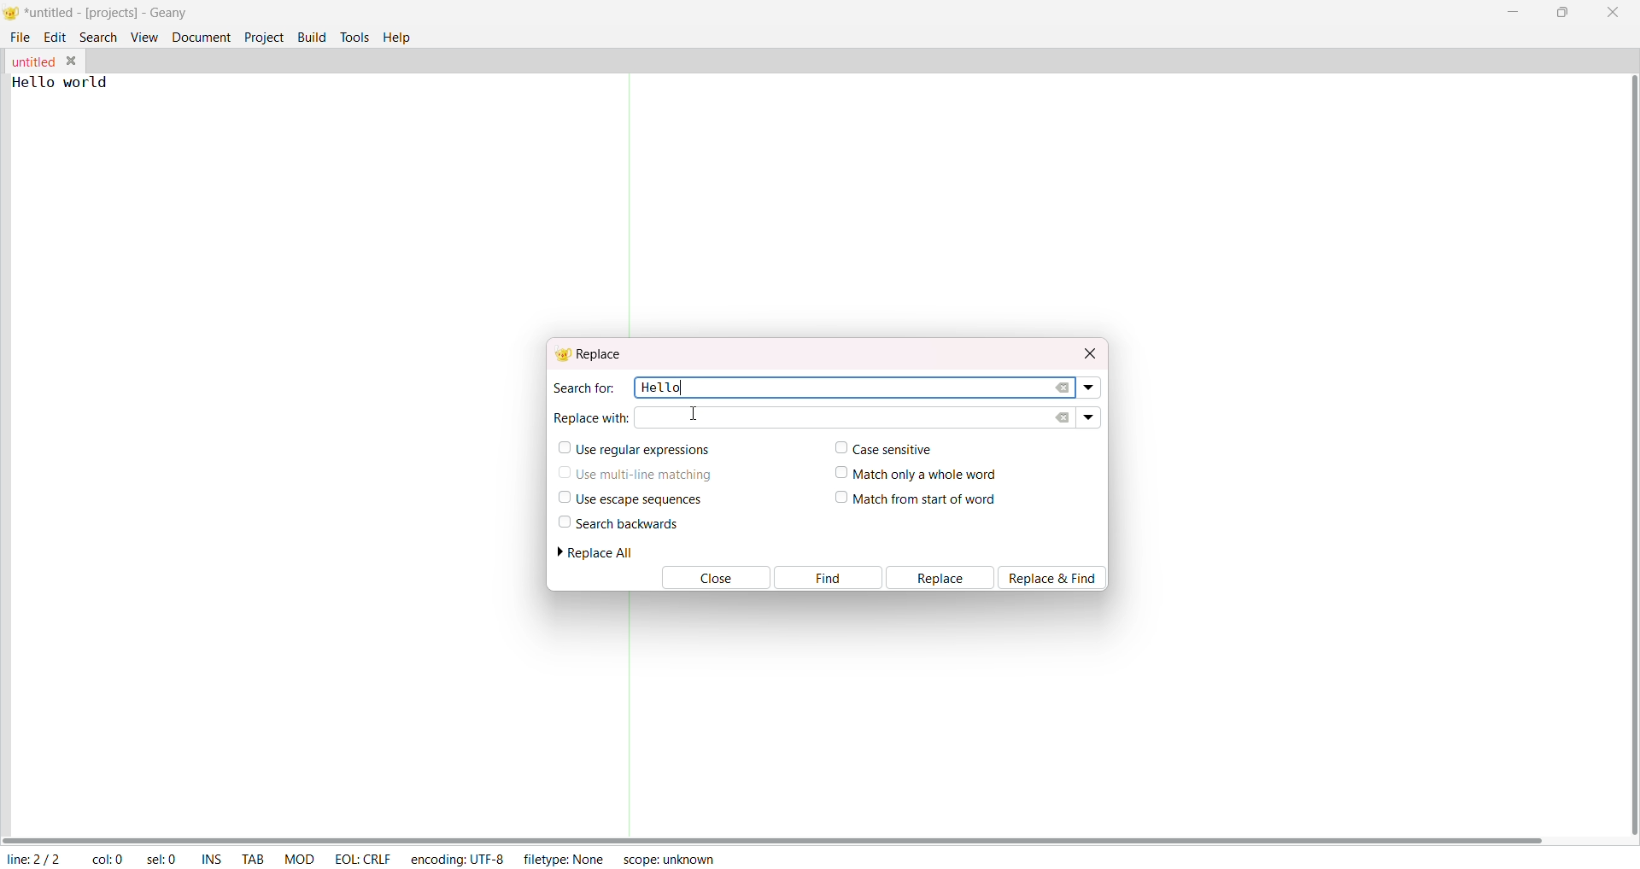 The image size is (1640, 869). I want to click on search dropdown, so click(1091, 388).